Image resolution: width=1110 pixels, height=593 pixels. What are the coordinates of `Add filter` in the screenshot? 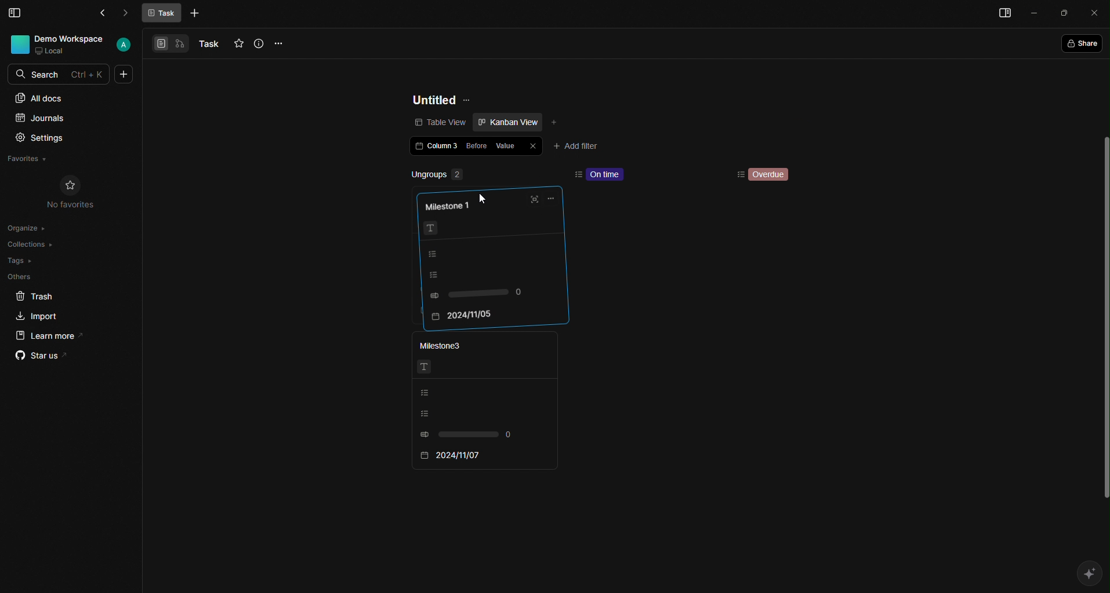 It's located at (576, 144).